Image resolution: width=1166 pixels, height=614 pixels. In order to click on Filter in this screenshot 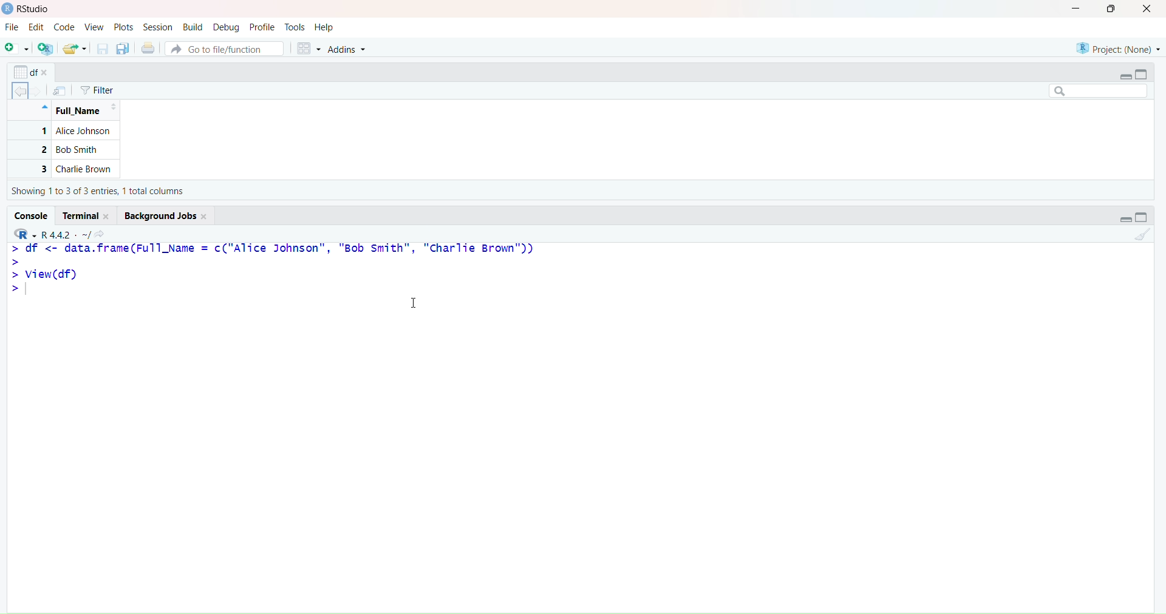, I will do `click(98, 90)`.